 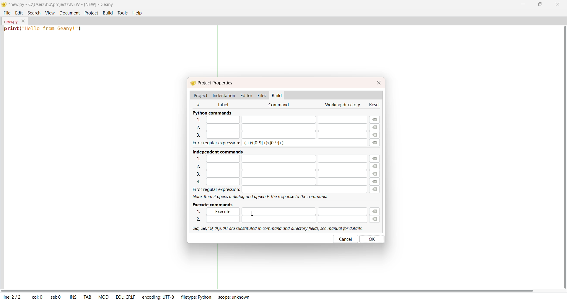 I want to click on close tab, so click(x=23, y=21).